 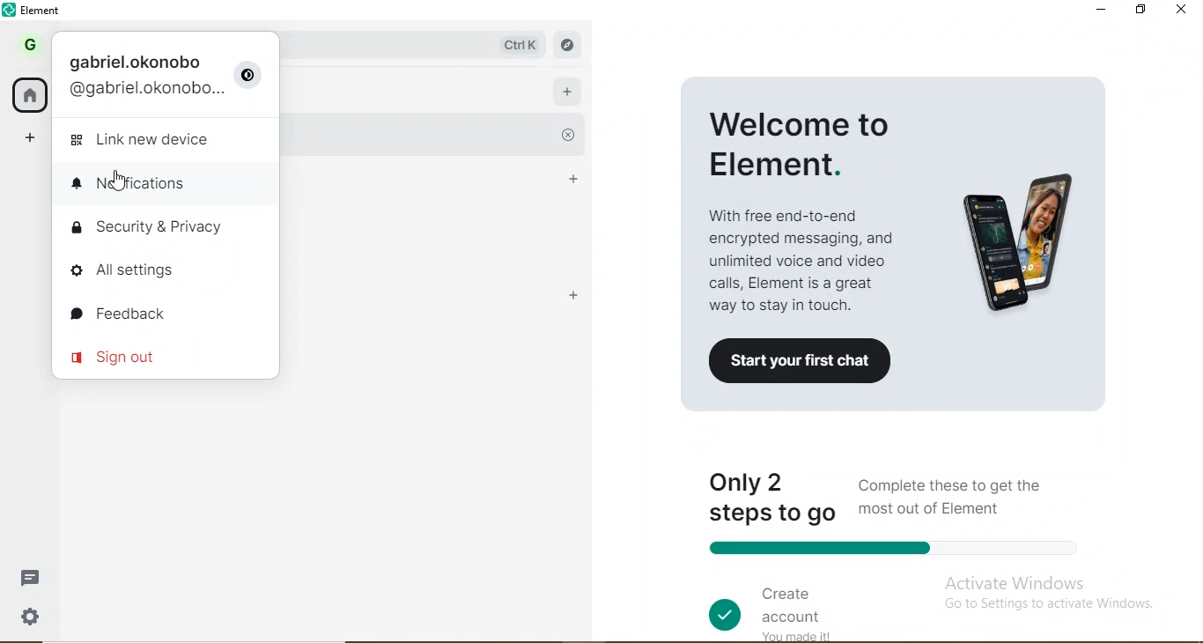 I want to click on start your first chat, so click(x=799, y=359).